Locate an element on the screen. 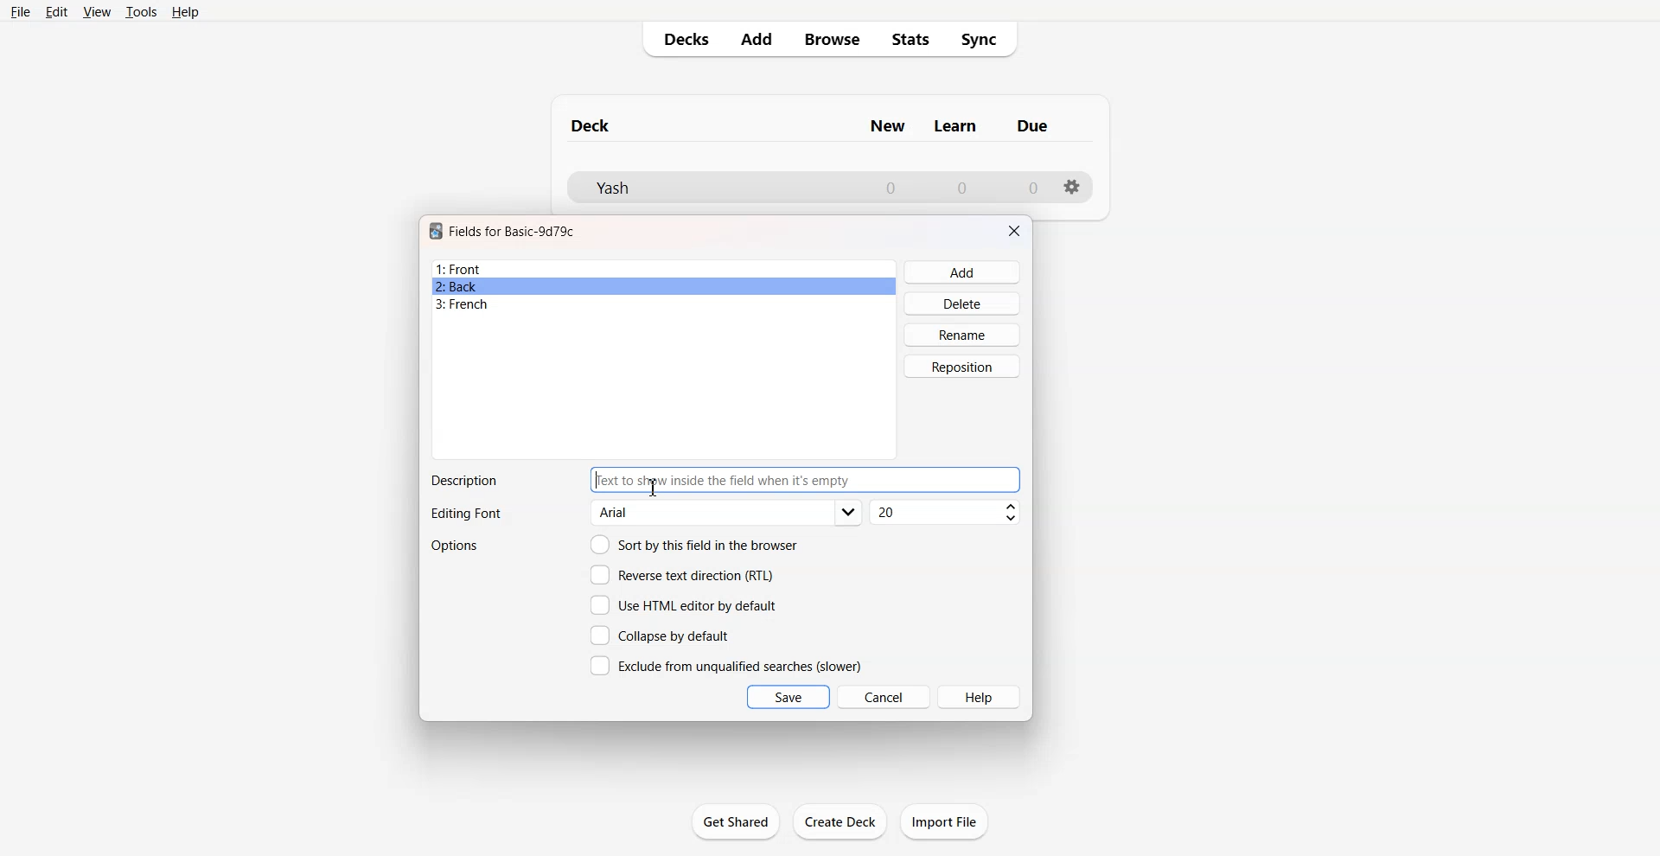  Sort by this field in the browser is located at coordinates (694, 544).